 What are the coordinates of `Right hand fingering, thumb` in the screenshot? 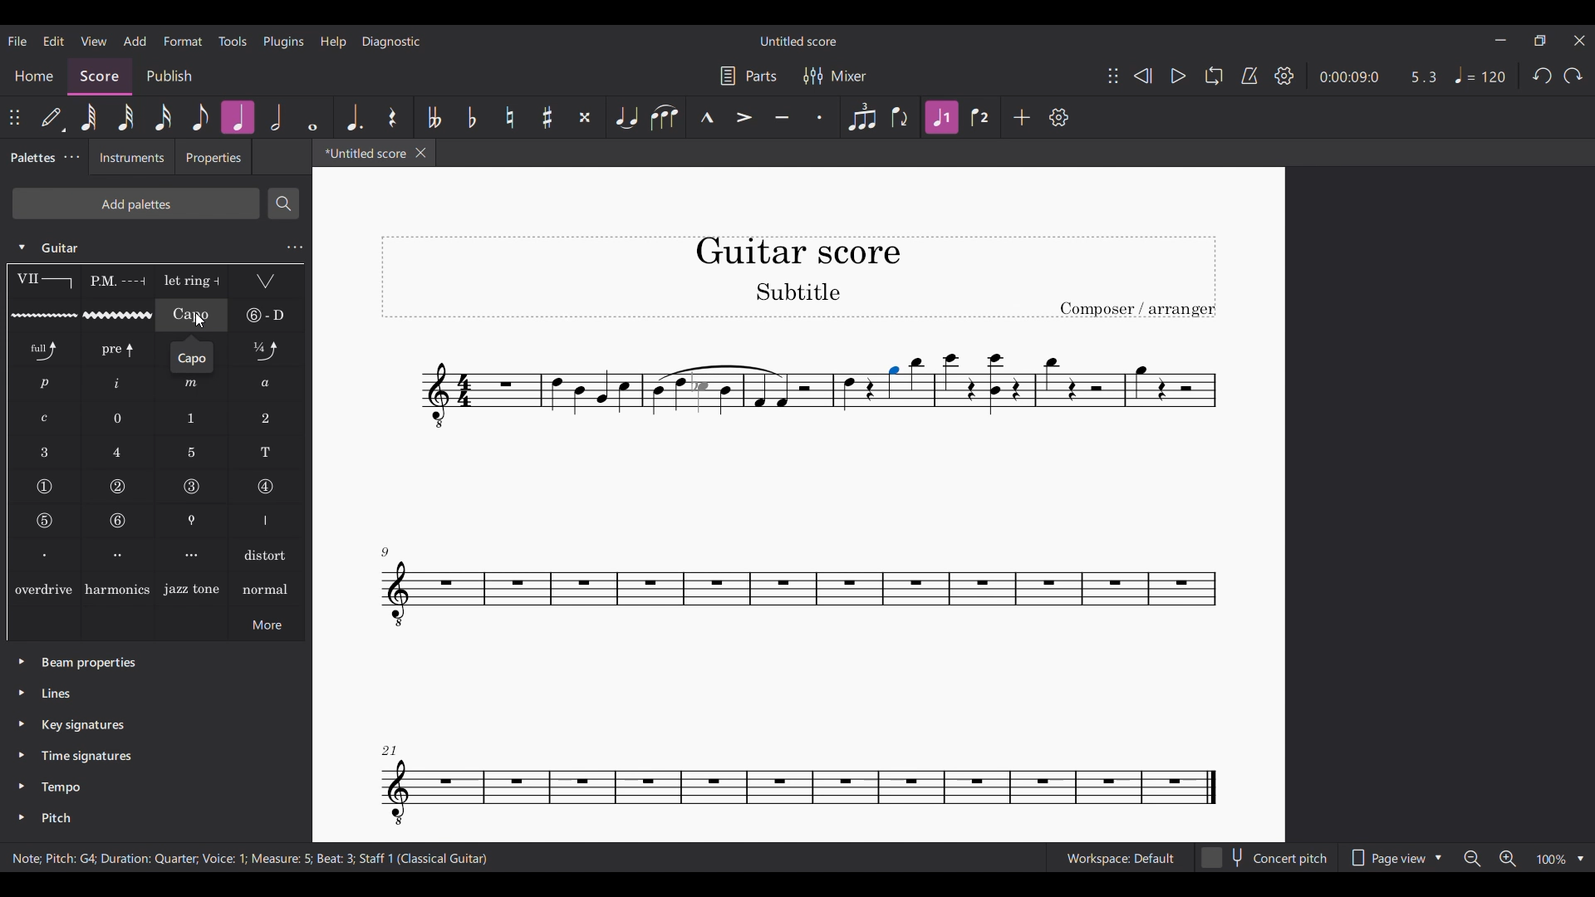 It's located at (267, 521).